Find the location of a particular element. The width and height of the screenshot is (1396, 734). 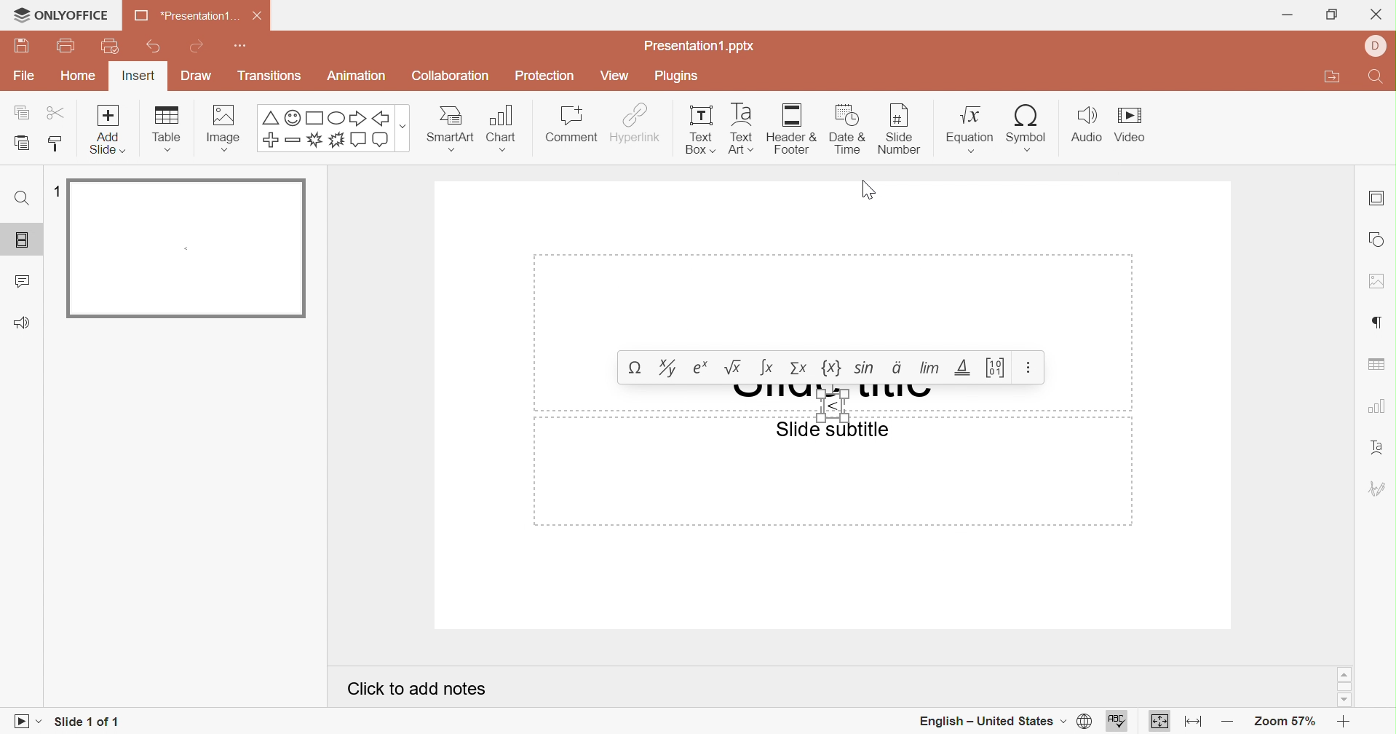

ONLYOFFICE is located at coordinates (60, 17).